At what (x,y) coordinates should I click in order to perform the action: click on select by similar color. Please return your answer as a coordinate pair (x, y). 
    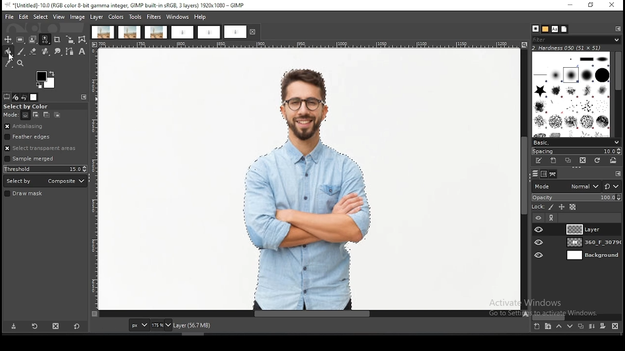
    Looking at the image, I should click on (45, 39).